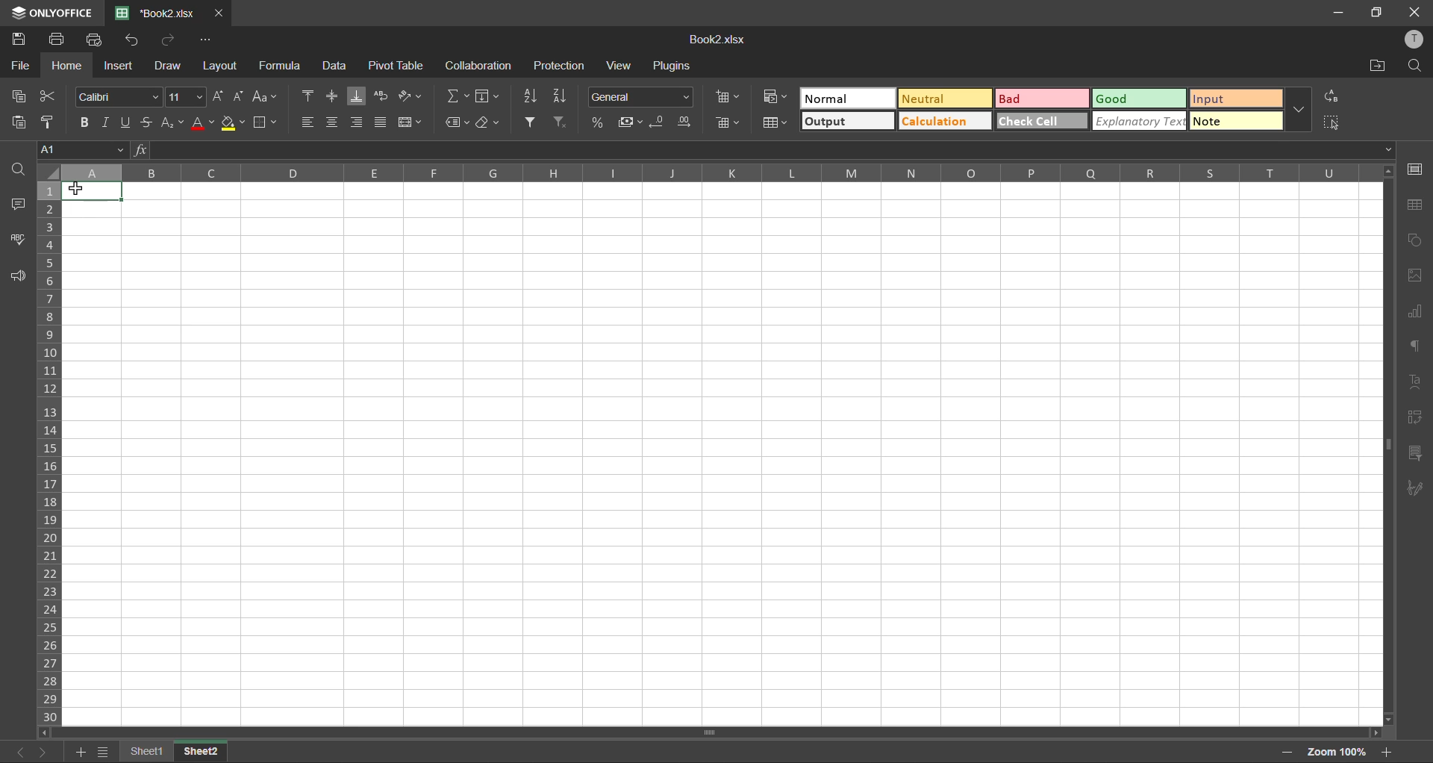 This screenshot has width=1433, height=763. I want to click on sheet list, so click(103, 753).